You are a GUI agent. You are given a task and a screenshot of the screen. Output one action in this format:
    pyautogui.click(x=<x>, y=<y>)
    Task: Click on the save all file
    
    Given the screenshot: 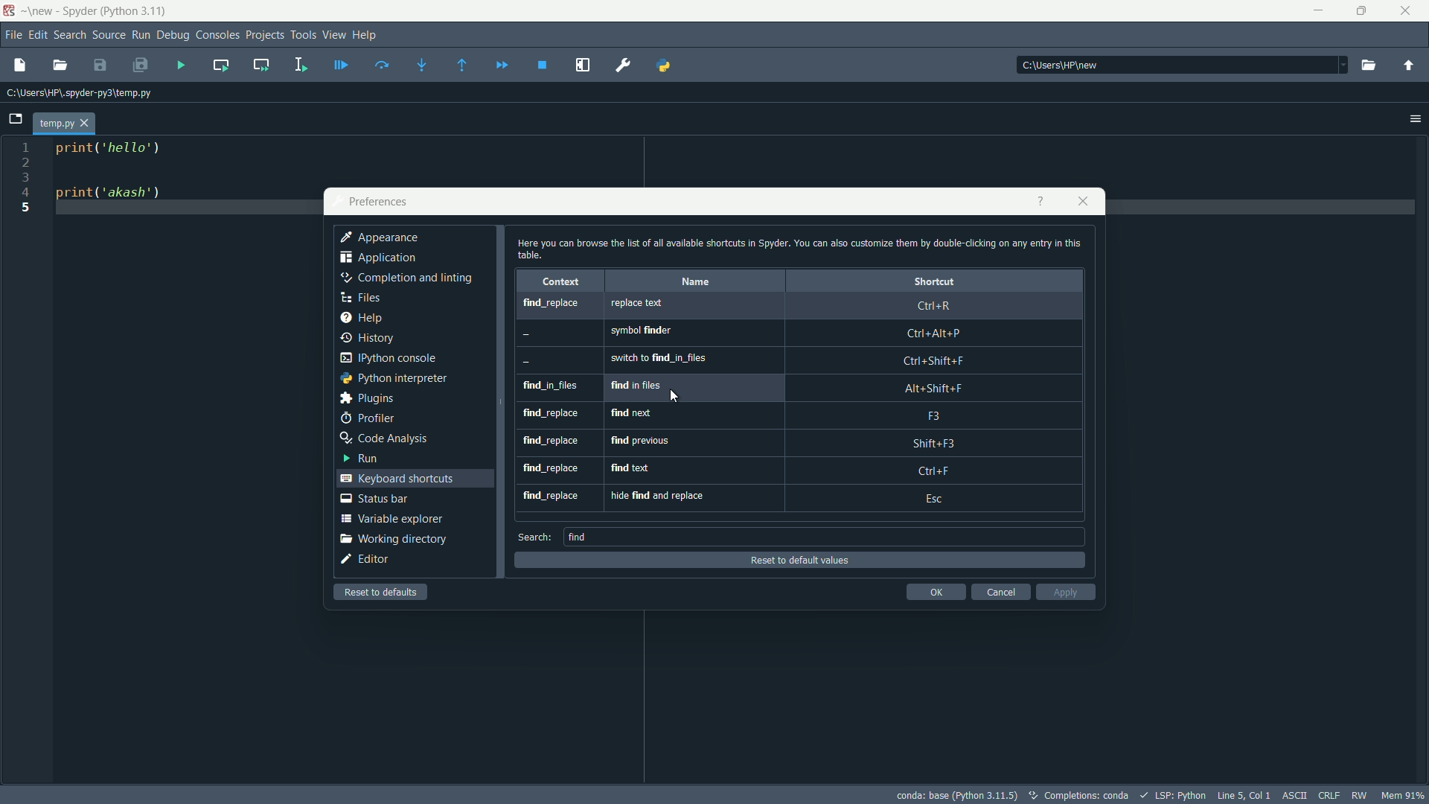 What is the action you would take?
    pyautogui.click(x=140, y=63)
    